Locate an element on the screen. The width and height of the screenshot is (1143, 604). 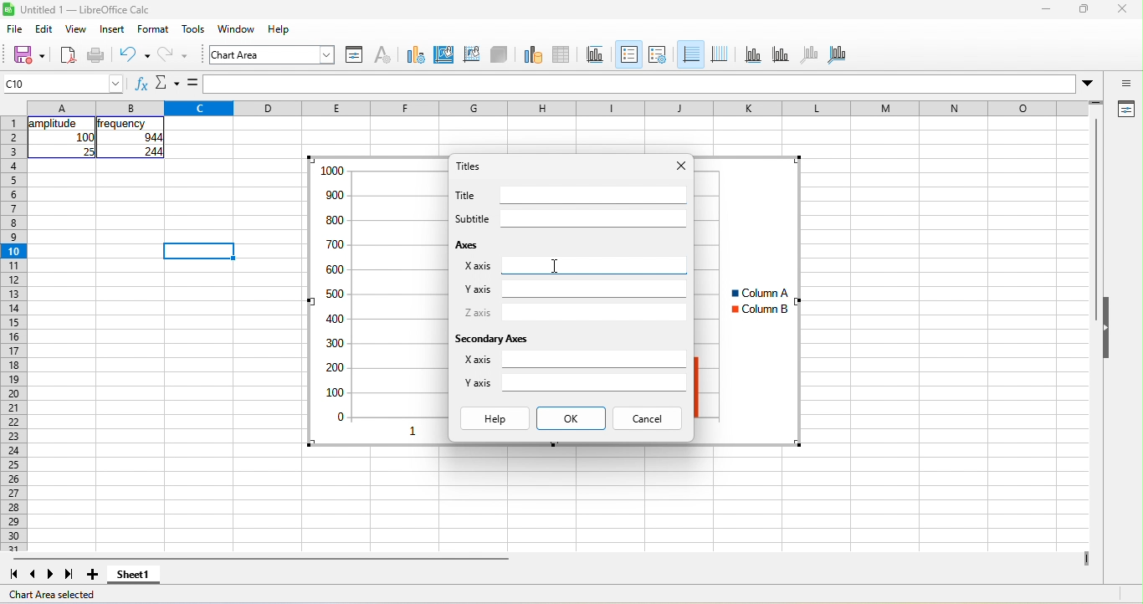
character is located at coordinates (383, 55).